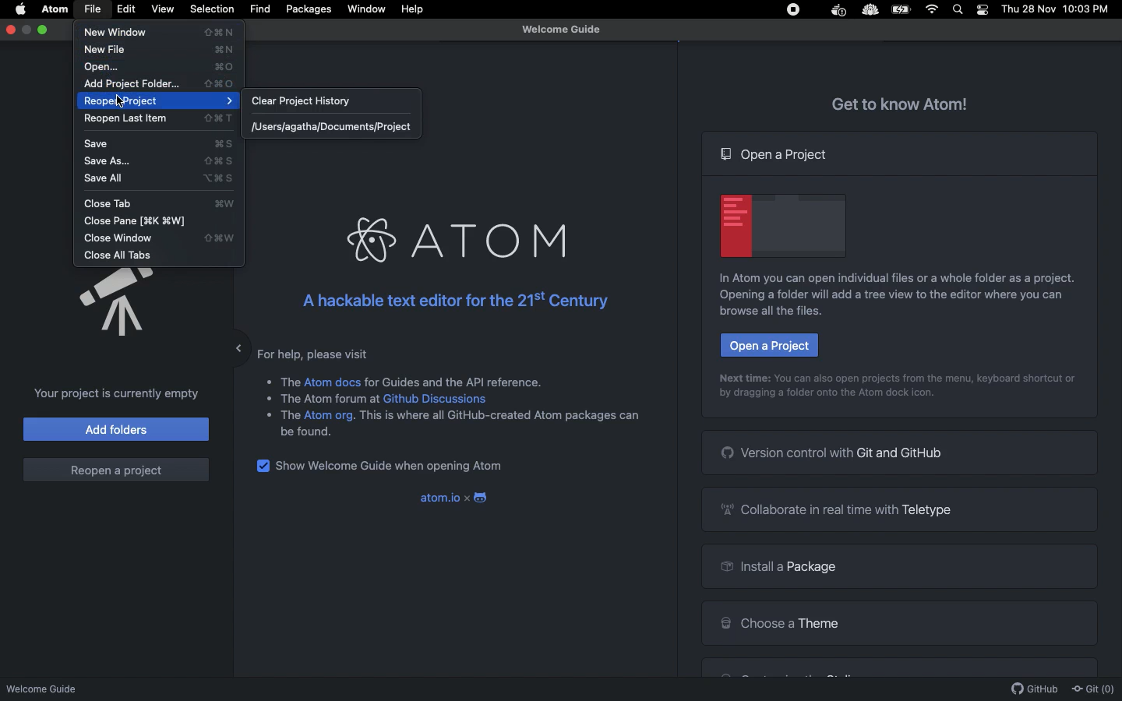 This screenshot has width=1122, height=701. I want to click on Descriptive Text, so click(458, 380).